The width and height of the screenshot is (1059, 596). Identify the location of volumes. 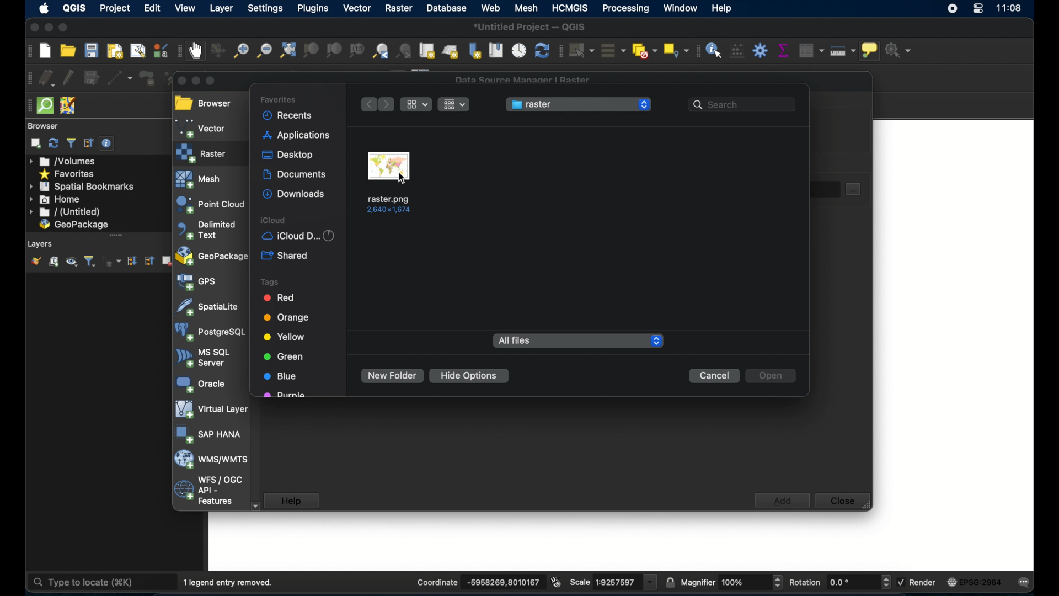
(63, 162).